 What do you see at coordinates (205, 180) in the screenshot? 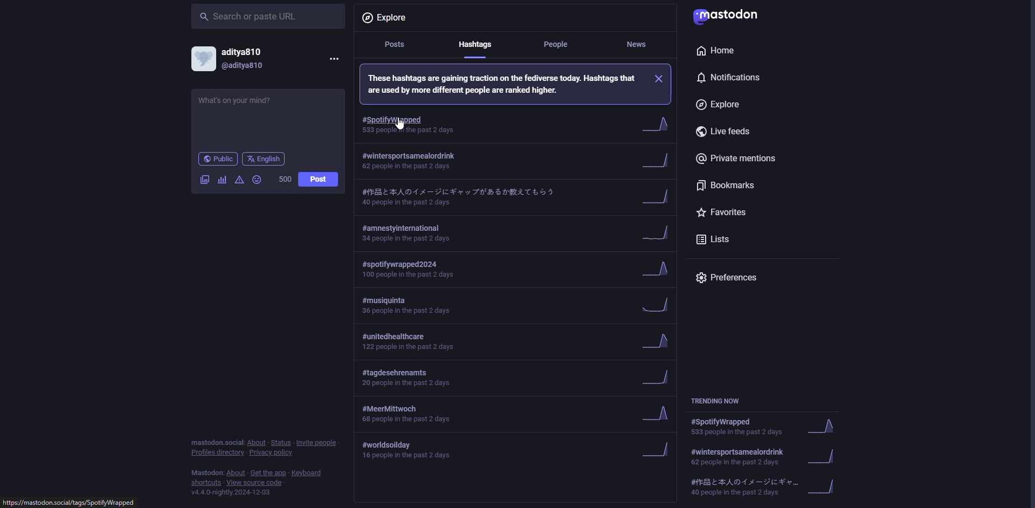
I see `image` at bounding box center [205, 180].